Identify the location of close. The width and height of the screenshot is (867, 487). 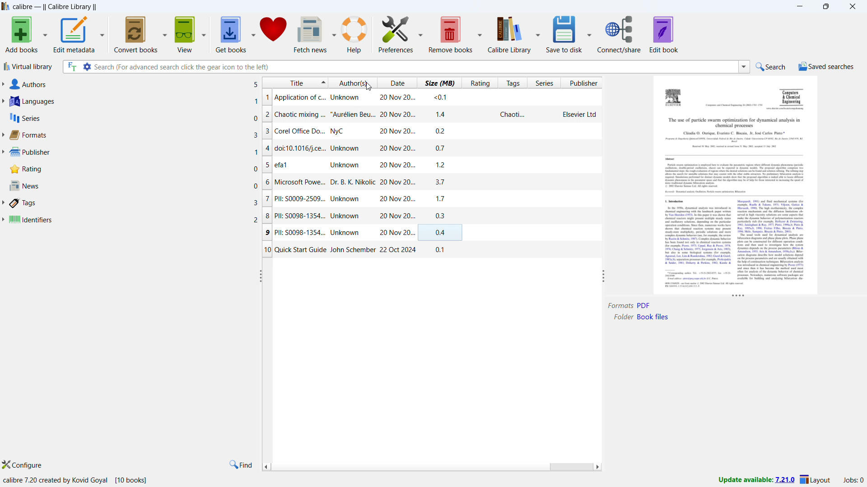
(852, 6).